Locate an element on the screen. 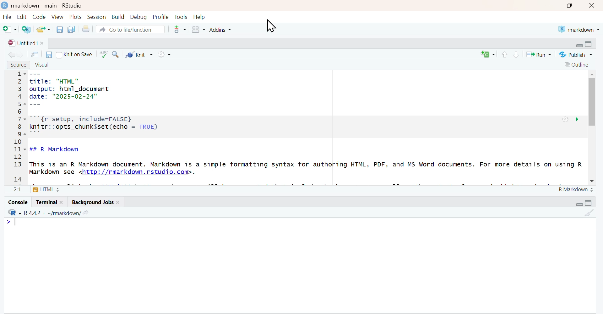  Vertical scrollbar is located at coordinates (592, 100).